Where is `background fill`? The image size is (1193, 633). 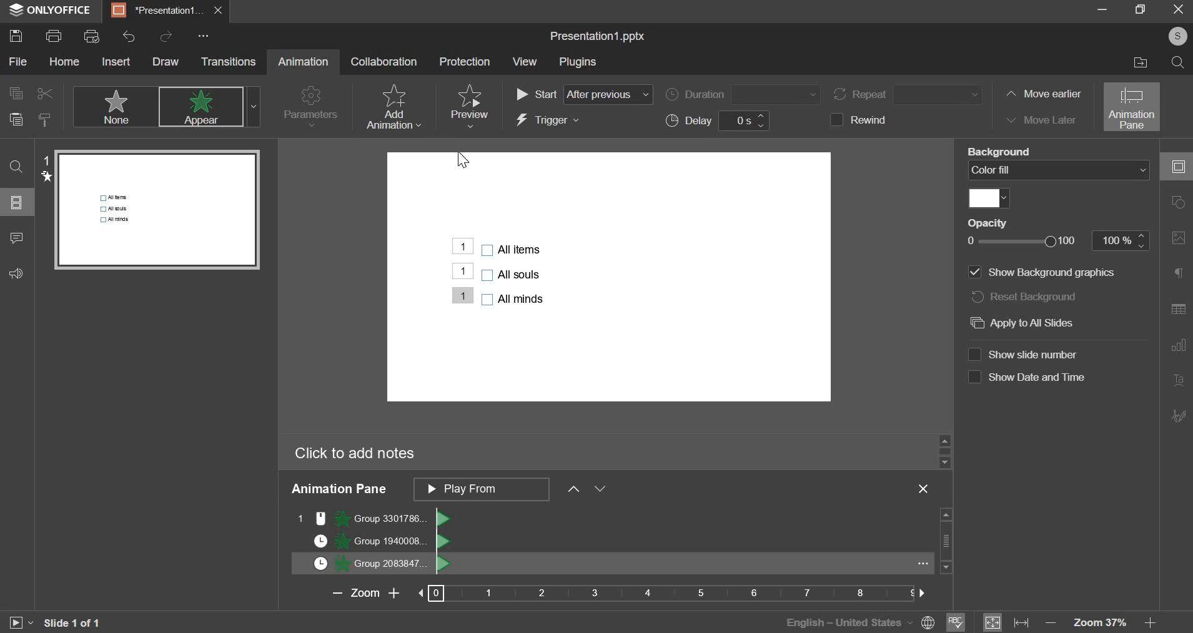
background fill is located at coordinates (1061, 170).